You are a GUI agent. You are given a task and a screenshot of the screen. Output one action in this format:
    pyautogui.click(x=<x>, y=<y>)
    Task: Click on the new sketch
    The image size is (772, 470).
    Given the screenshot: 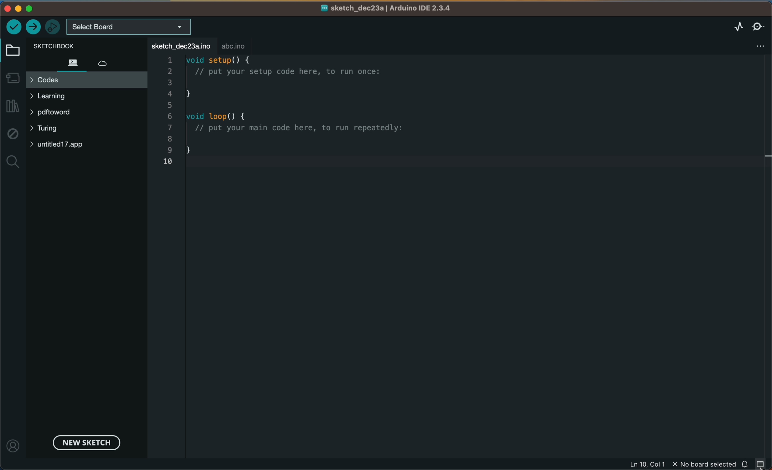 What is the action you would take?
    pyautogui.click(x=84, y=442)
    